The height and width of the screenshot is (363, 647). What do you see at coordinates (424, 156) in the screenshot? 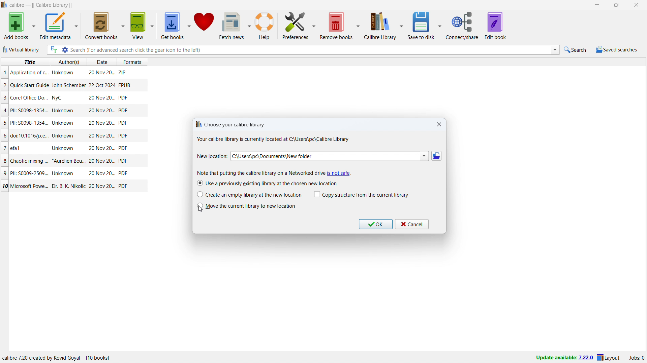
I see `location history` at bounding box center [424, 156].